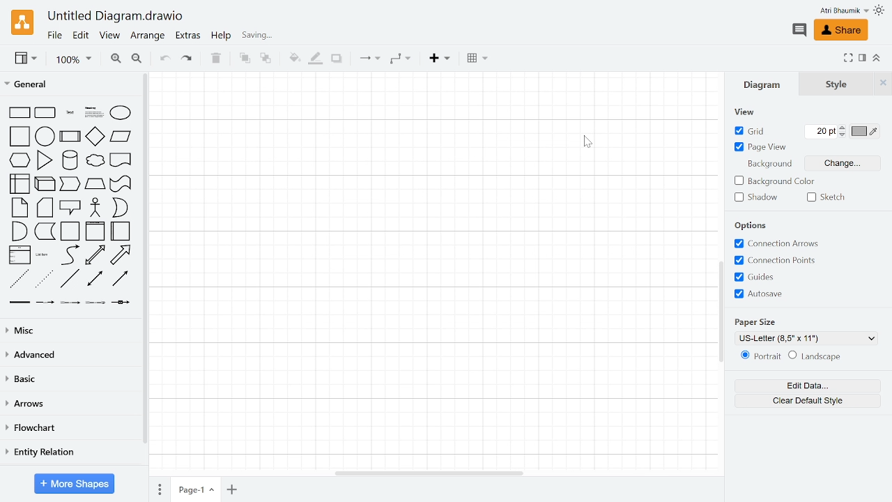  Describe the element at coordinates (33, 85) in the screenshot. I see `General` at that location.